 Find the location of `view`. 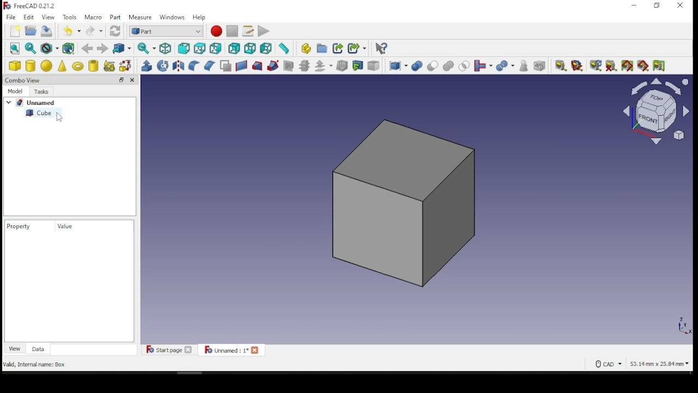

view is located at coordinates (15, 348).